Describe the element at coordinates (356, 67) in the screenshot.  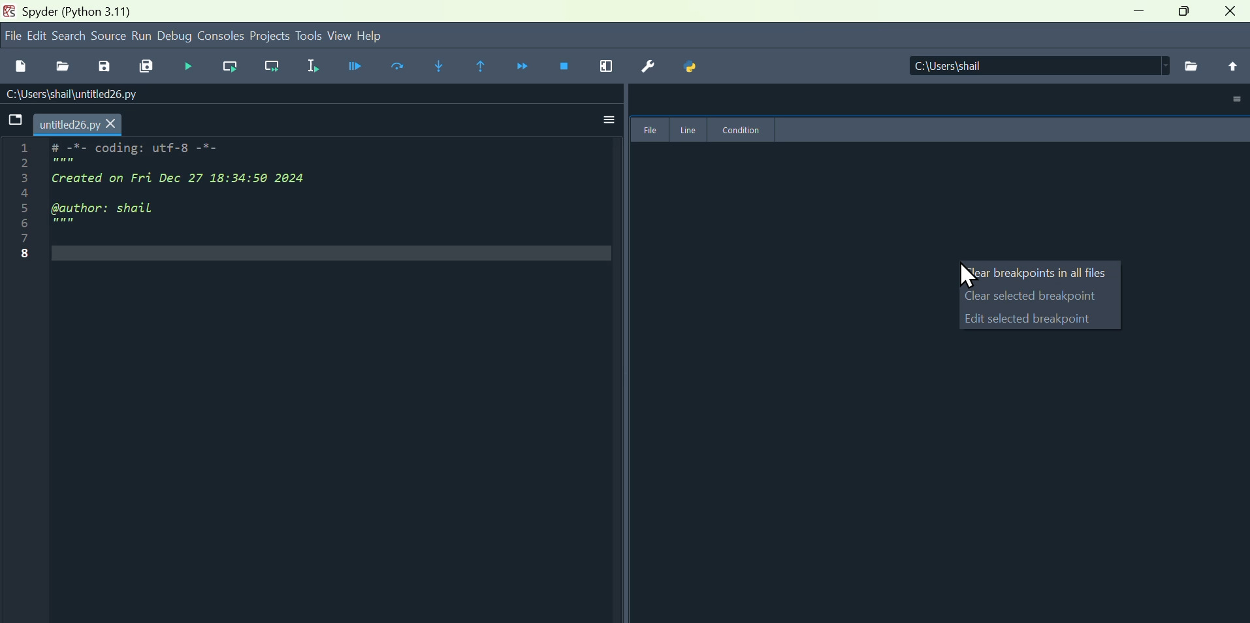
I see `Debug file` at that location.